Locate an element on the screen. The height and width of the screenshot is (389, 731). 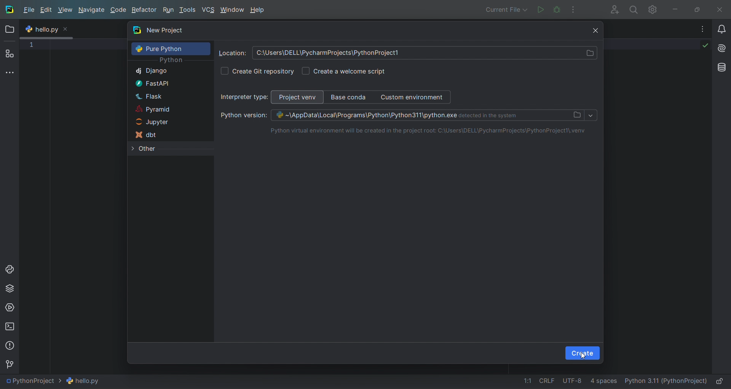
base conda is located at coordinates (348, 96).